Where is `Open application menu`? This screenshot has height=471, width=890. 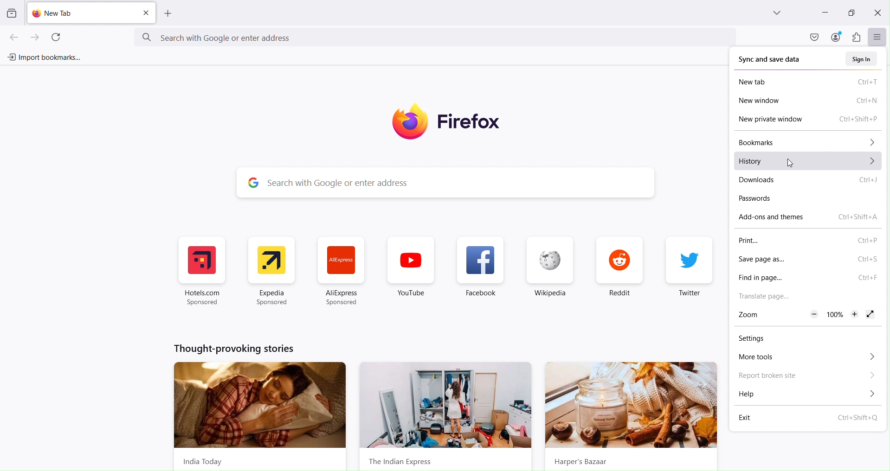
Open application menu is located at coordinates (877, 36).